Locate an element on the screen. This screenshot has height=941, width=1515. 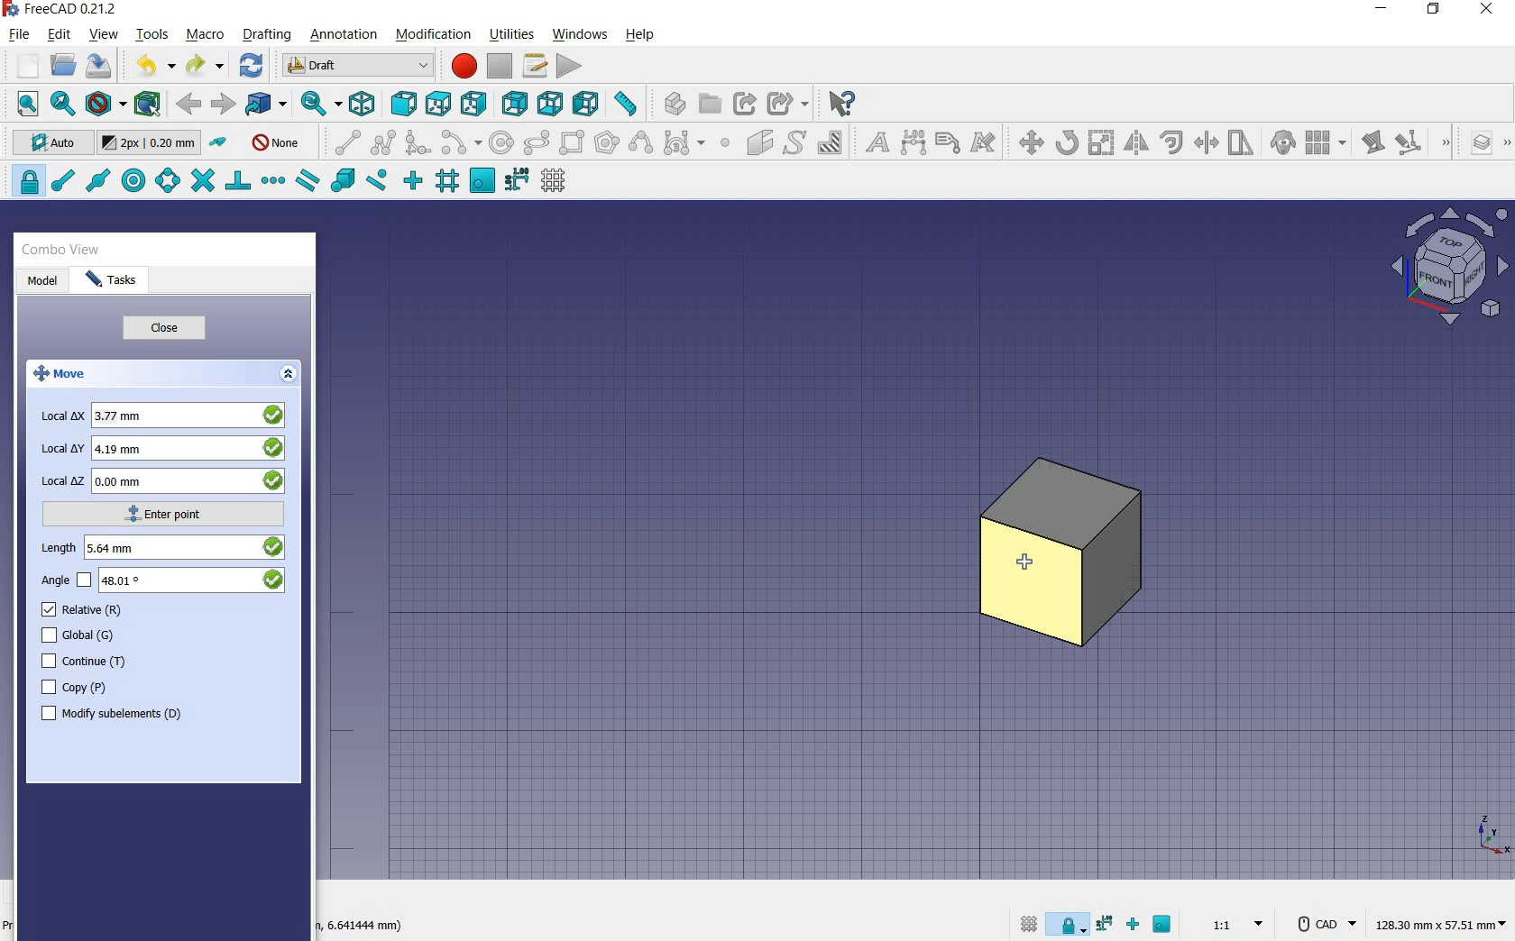
snap special is located at coordinates (343, 180).